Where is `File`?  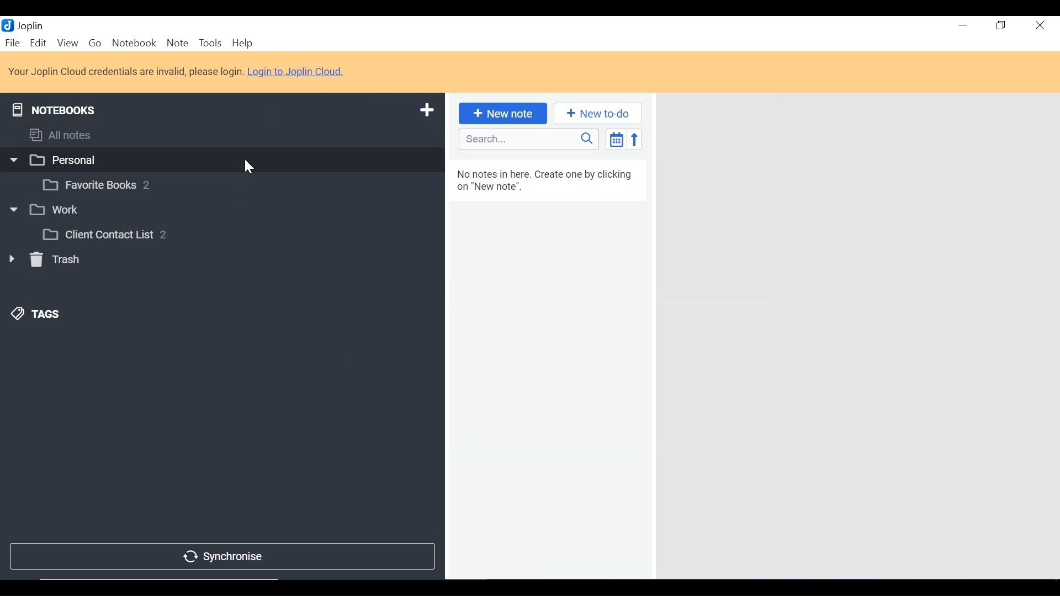 File is located at coordinates (13, 44).